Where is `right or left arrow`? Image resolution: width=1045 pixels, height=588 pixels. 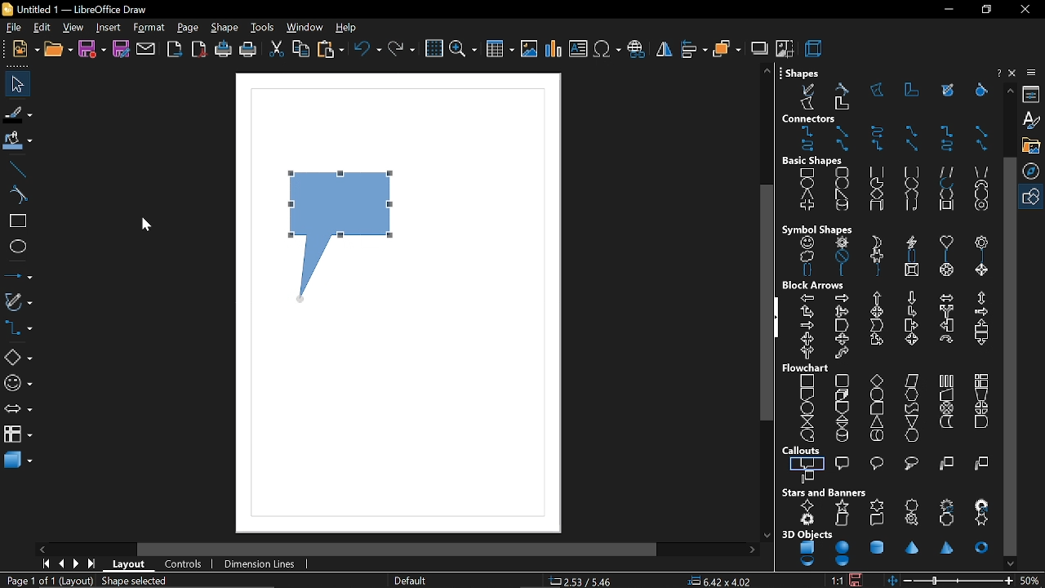 right or left arrow is located at coordinates (805, 353).